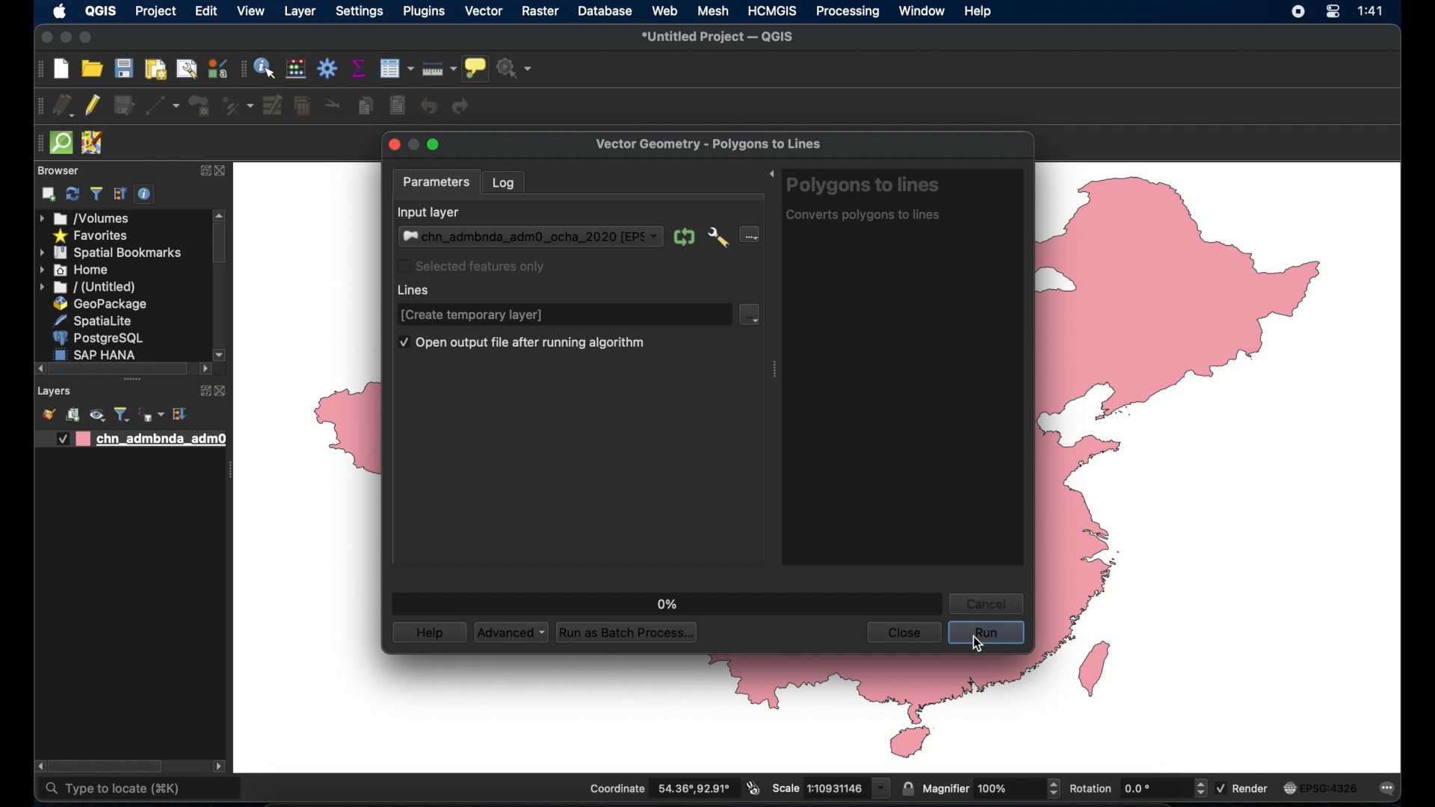  Describe the element at coordinates (87, 288) in the screenshot. I see `untitled menu` at that location.